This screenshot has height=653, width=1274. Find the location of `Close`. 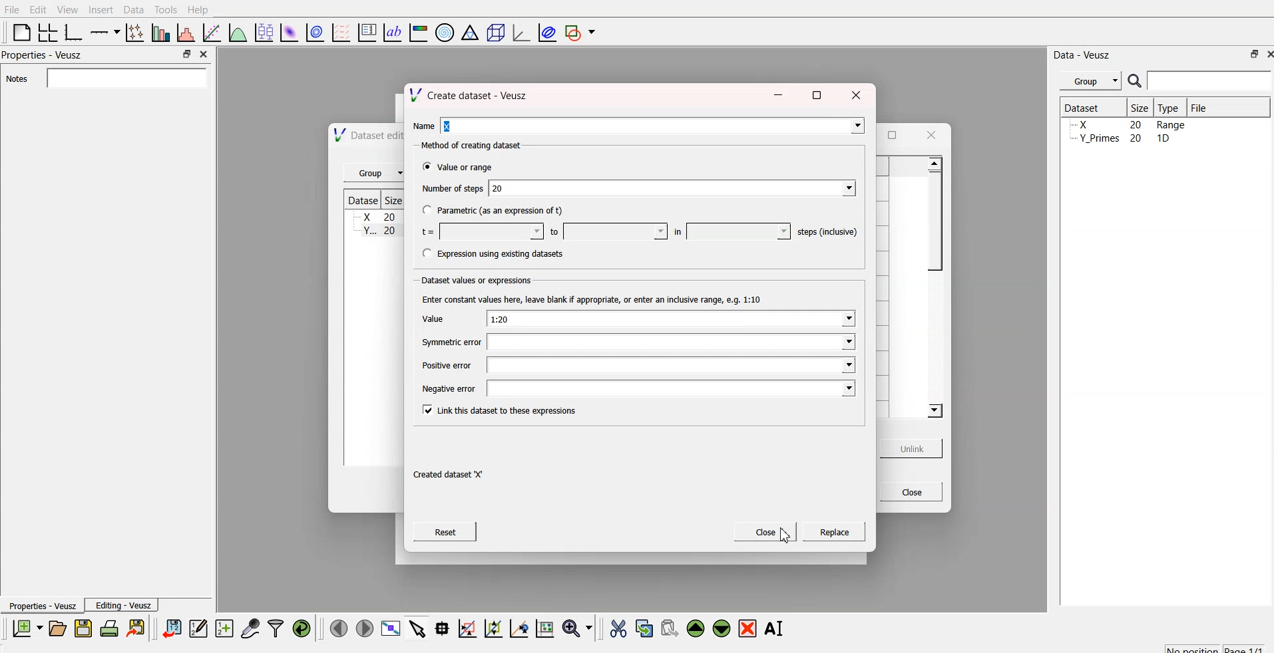

Close is located at coordinates (910, 493).